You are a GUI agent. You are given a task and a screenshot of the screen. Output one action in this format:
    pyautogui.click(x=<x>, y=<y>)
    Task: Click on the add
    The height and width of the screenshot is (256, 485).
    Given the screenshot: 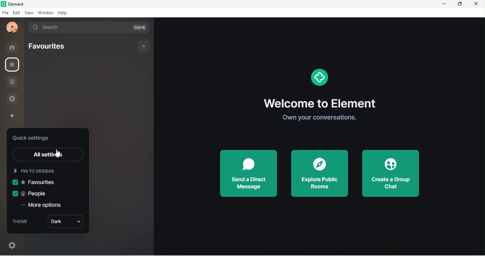 What is the action you would take?
    pyautogui.click(x=145, y=45)
    